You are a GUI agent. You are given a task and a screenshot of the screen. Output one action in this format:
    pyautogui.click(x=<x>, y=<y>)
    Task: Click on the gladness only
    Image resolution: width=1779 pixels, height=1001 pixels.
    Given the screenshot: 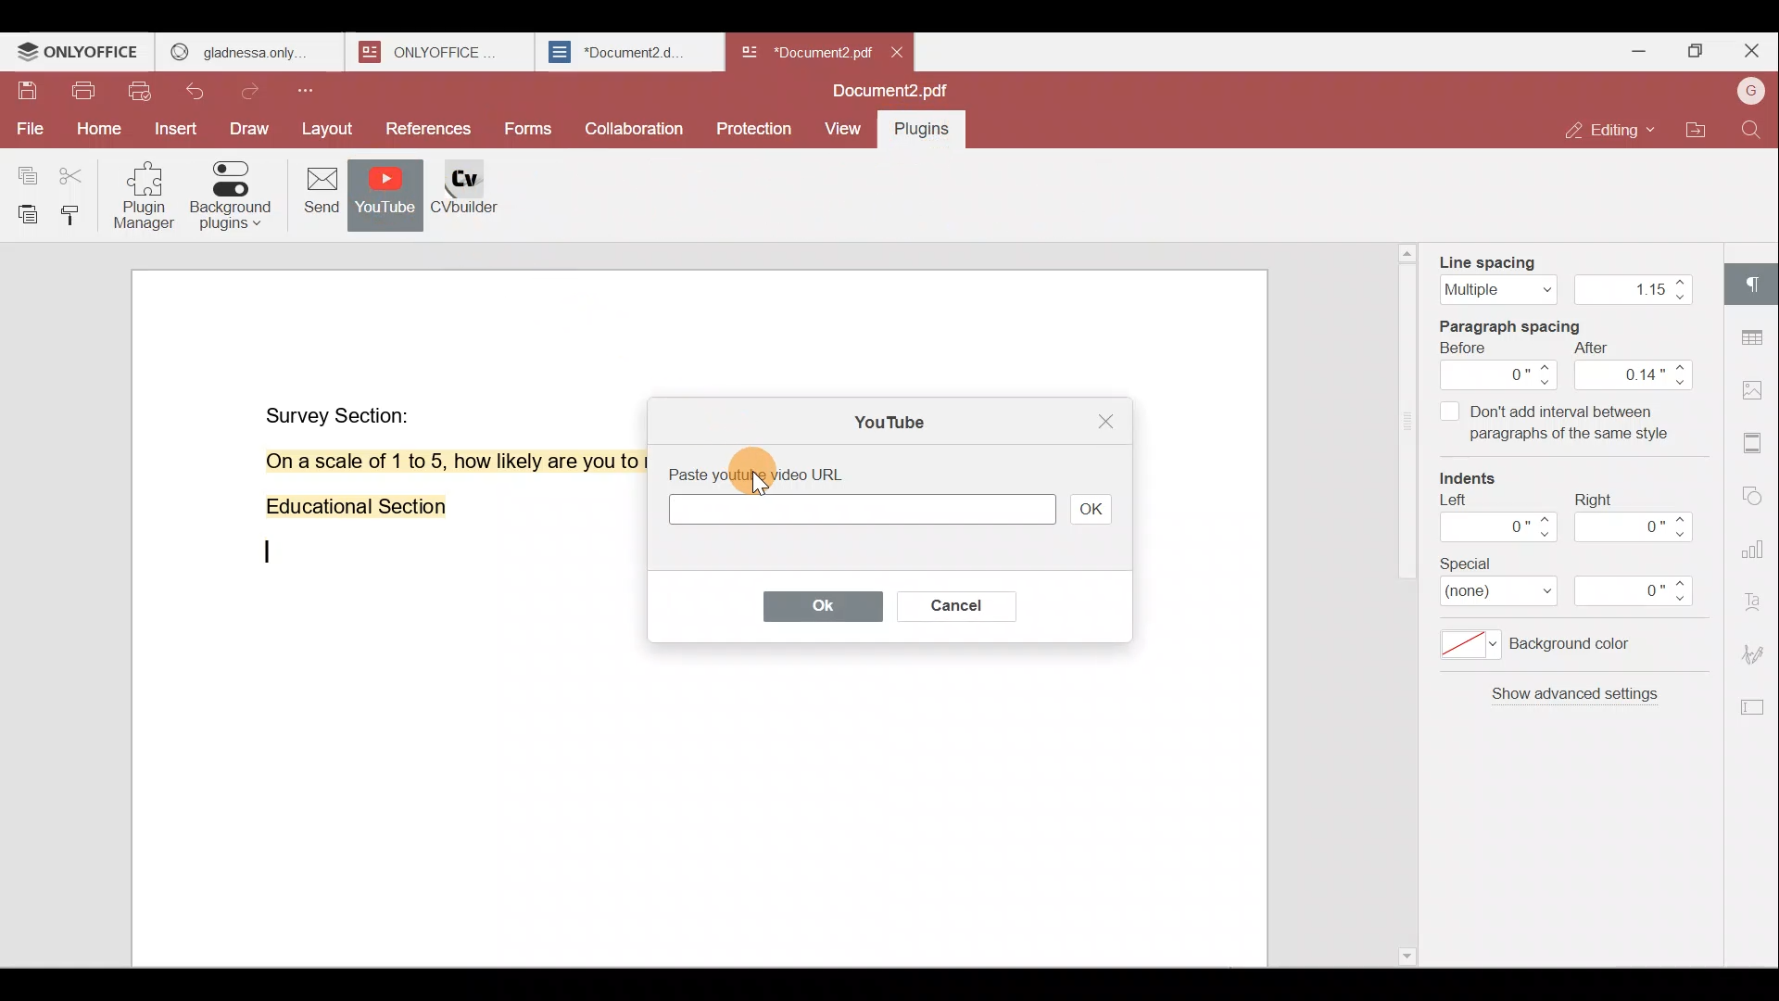 What is the action you would take?
    pyautogui.click(x=249, y=52)
    